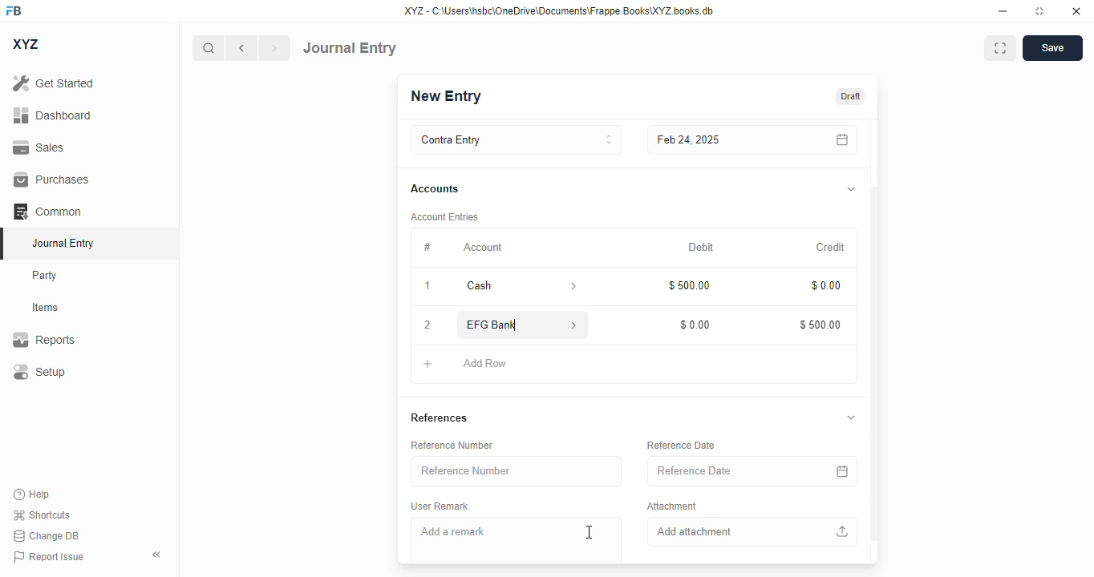 The width and height of the screenshot is (1094, 577). What do you see at coordinates (516, 140) in the screenshot?
I see `contra entry ` at bounding box center [516, 140].